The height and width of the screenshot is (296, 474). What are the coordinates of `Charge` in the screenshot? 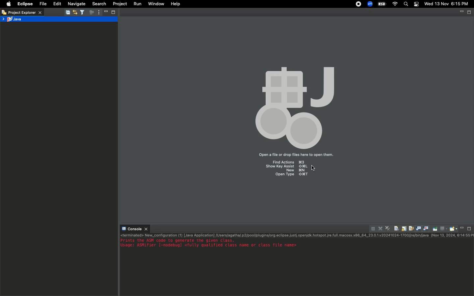 It's located at (382, 5).